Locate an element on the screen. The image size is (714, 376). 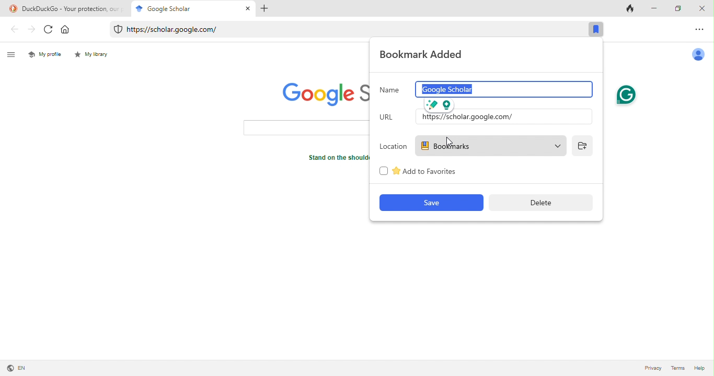
title is located at coordinates (65, 8).